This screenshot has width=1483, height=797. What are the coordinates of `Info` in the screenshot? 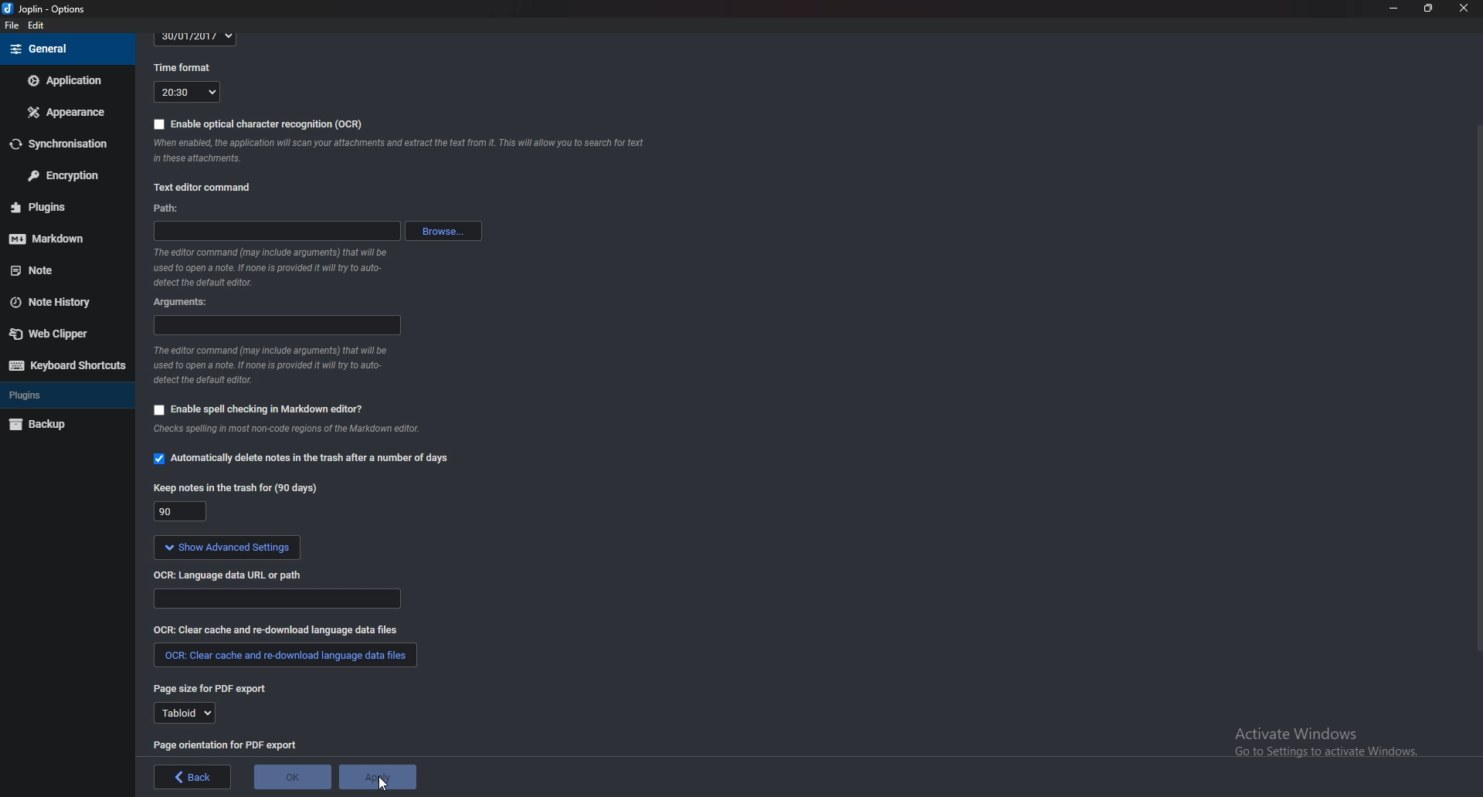 It's located at (270, 365).